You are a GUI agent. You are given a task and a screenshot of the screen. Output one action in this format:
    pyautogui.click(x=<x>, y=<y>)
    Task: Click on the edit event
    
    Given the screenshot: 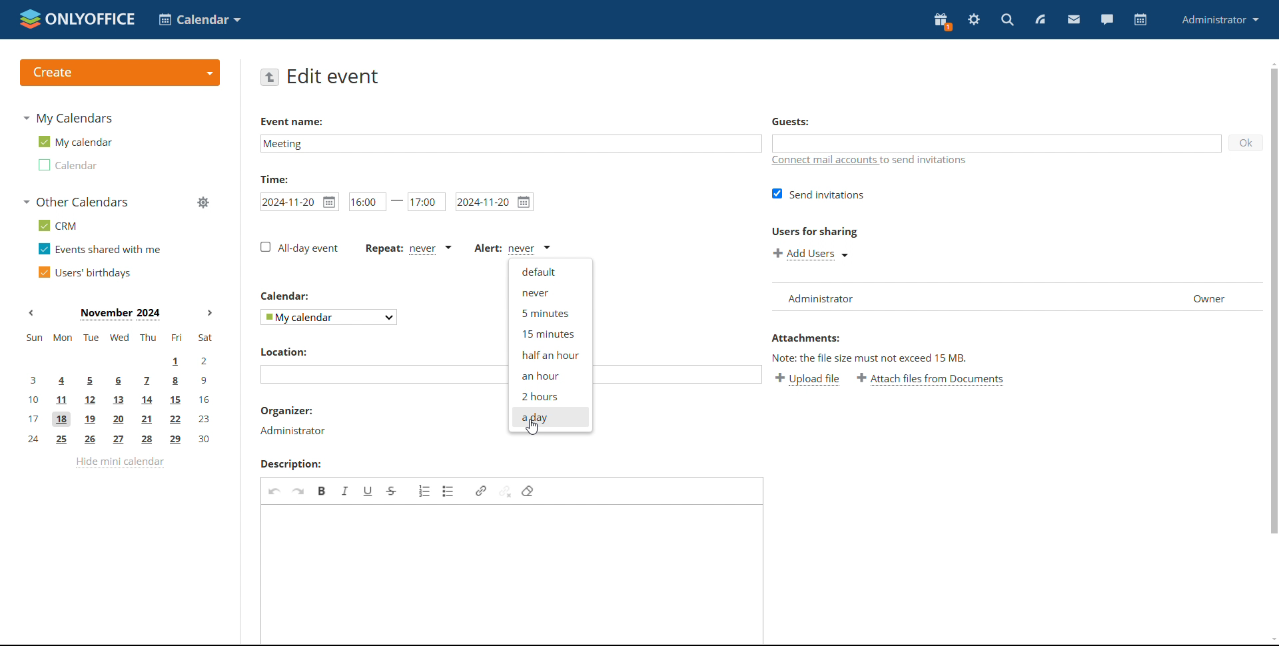 What is the action you would take?
    pyautogui.click(x=333, y=77)
    